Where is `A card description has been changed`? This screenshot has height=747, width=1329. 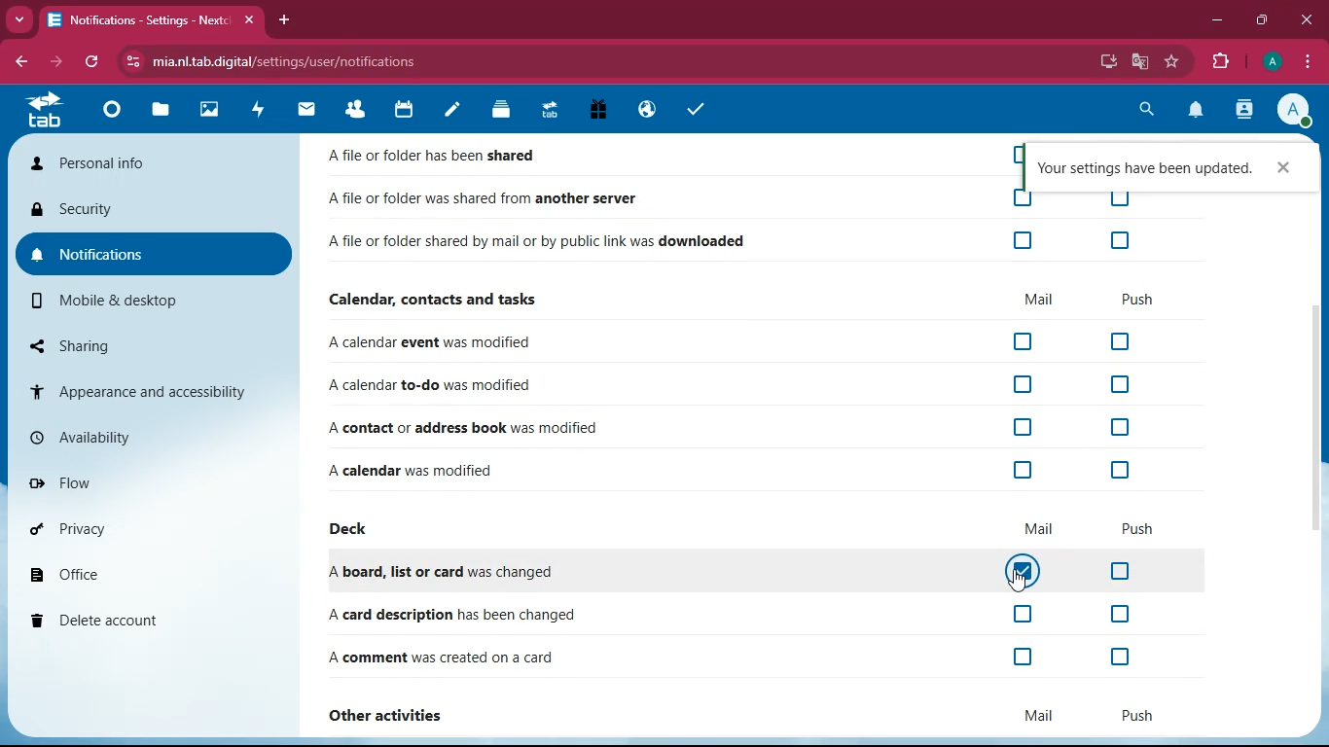 A card description has been changed is located at coordinates (450, 613).